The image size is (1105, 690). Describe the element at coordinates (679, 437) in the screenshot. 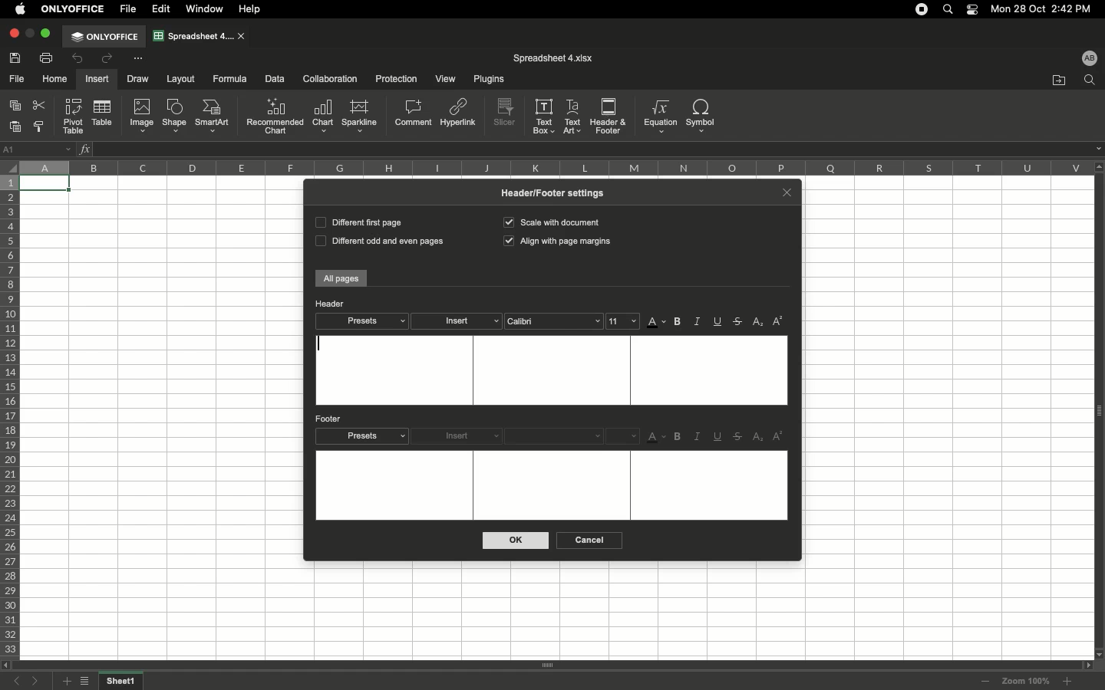

I see `Bold` at that location.